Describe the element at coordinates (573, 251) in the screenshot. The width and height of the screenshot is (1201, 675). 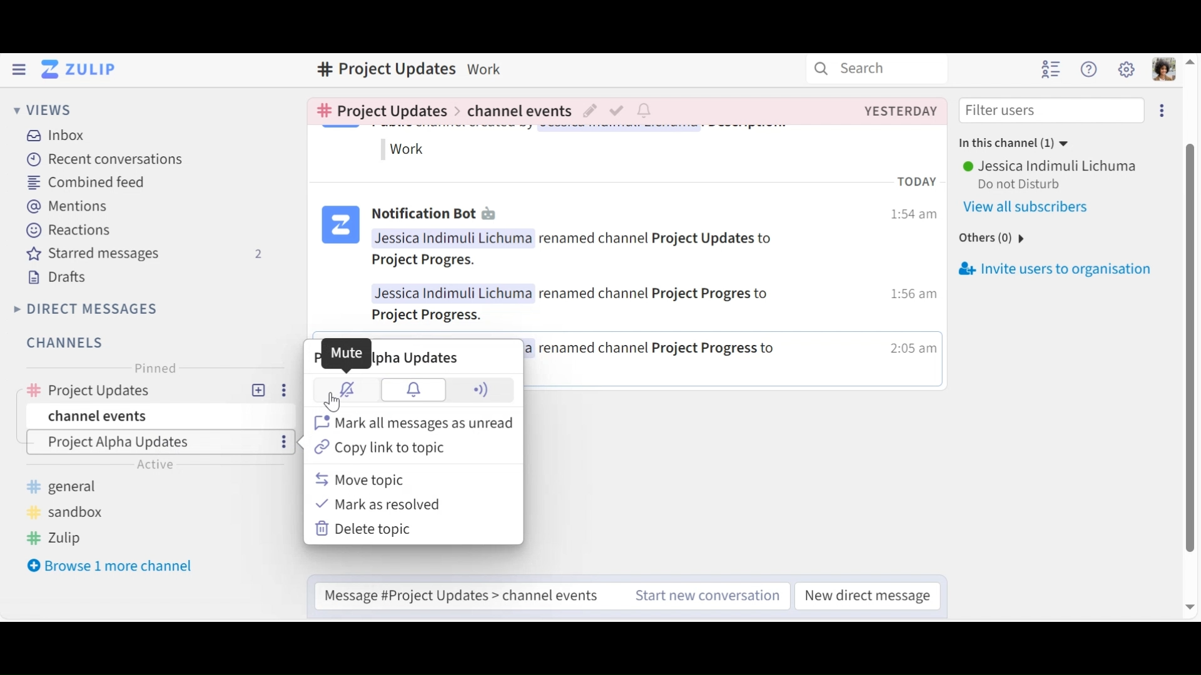
I see ` Jessica Inaimuli Lichuma renamed channel Project Updates toProject Progres.` at that location.